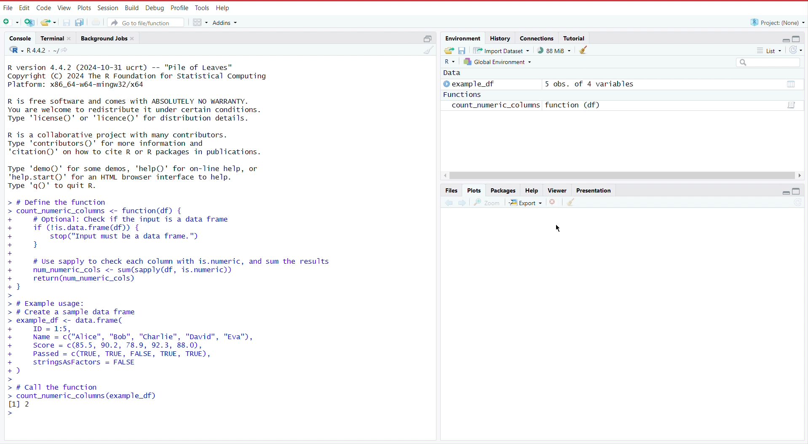 The height and width of the screenshot is (444, 808). I want to click on Plots, so click(83, 8).